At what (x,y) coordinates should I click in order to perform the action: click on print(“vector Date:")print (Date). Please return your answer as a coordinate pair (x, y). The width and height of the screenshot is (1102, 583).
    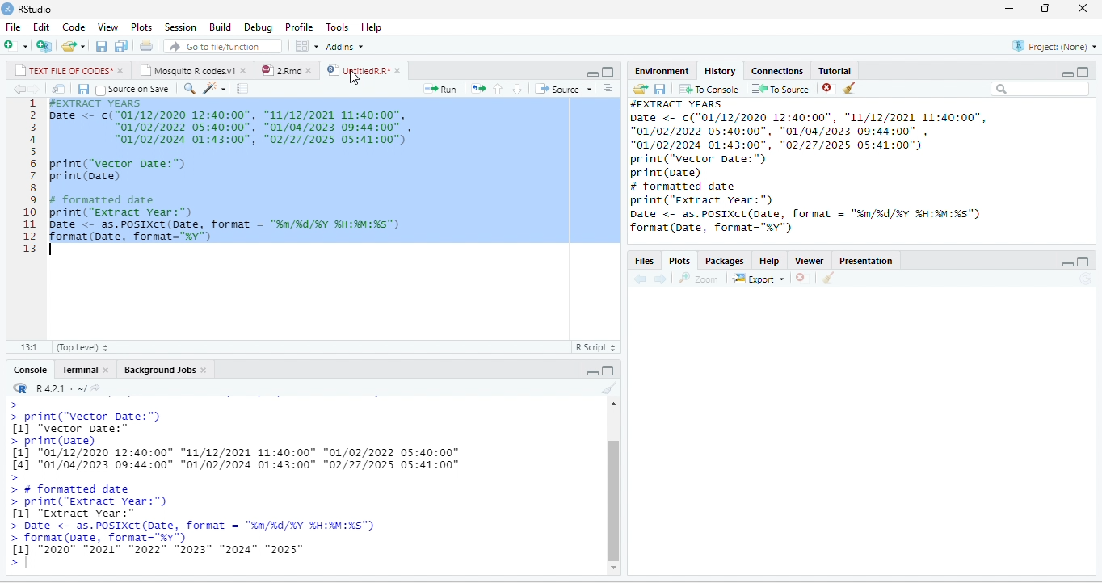
    Looking at the image, I should click on (117, 170).